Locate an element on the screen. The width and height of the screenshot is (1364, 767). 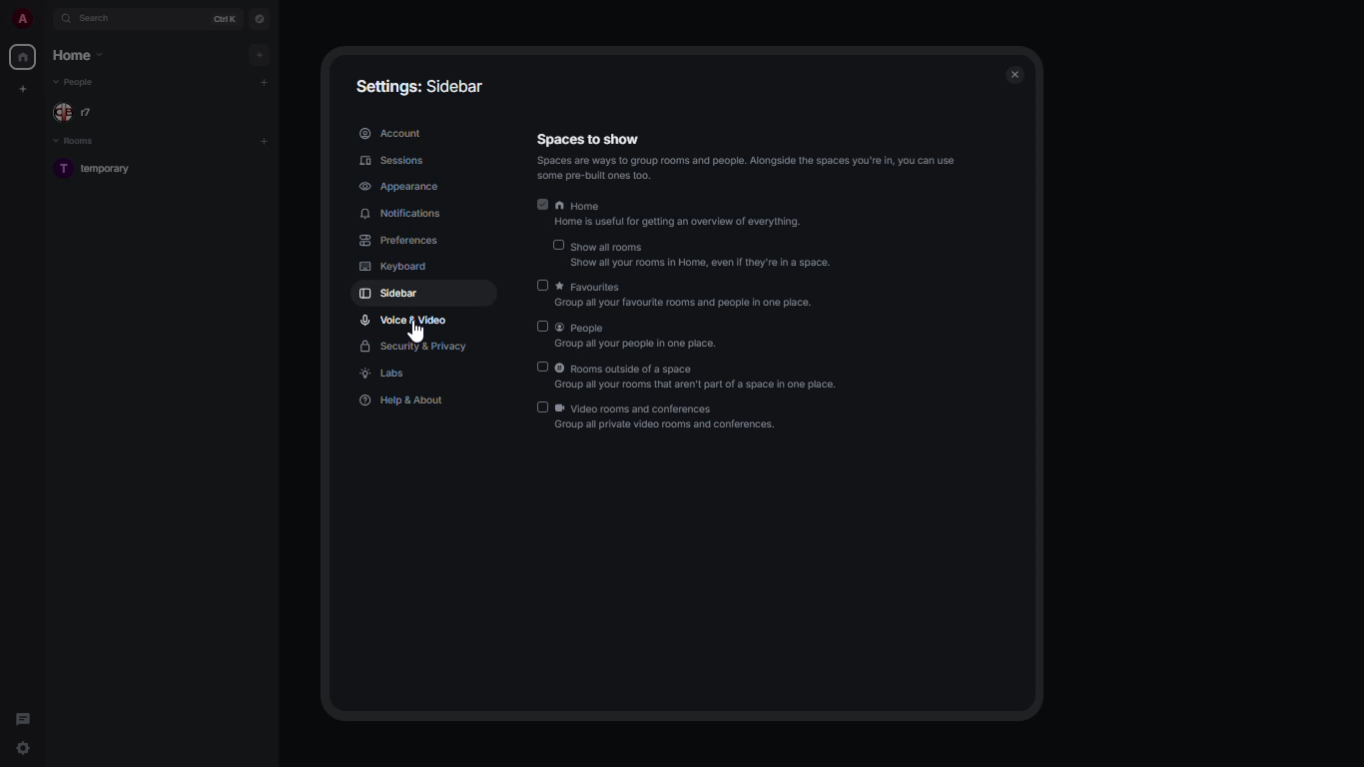
navigator is located at coordinates (260, 19).